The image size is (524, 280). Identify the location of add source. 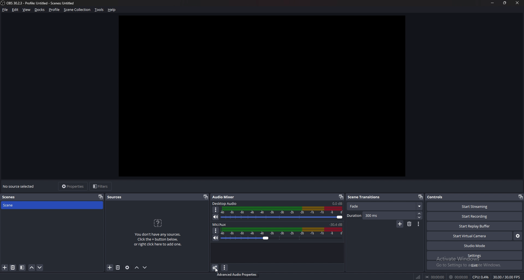
(110, 267).